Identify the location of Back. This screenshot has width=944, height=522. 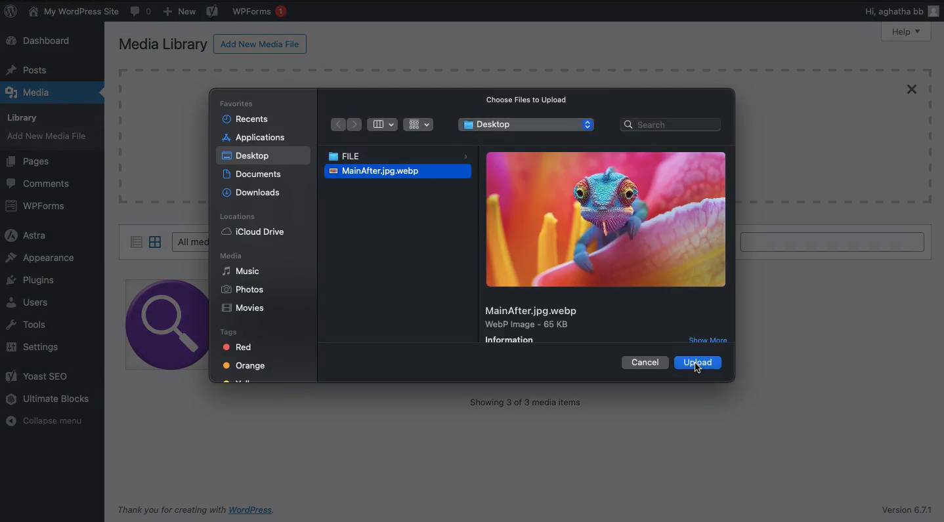
(339, 125).